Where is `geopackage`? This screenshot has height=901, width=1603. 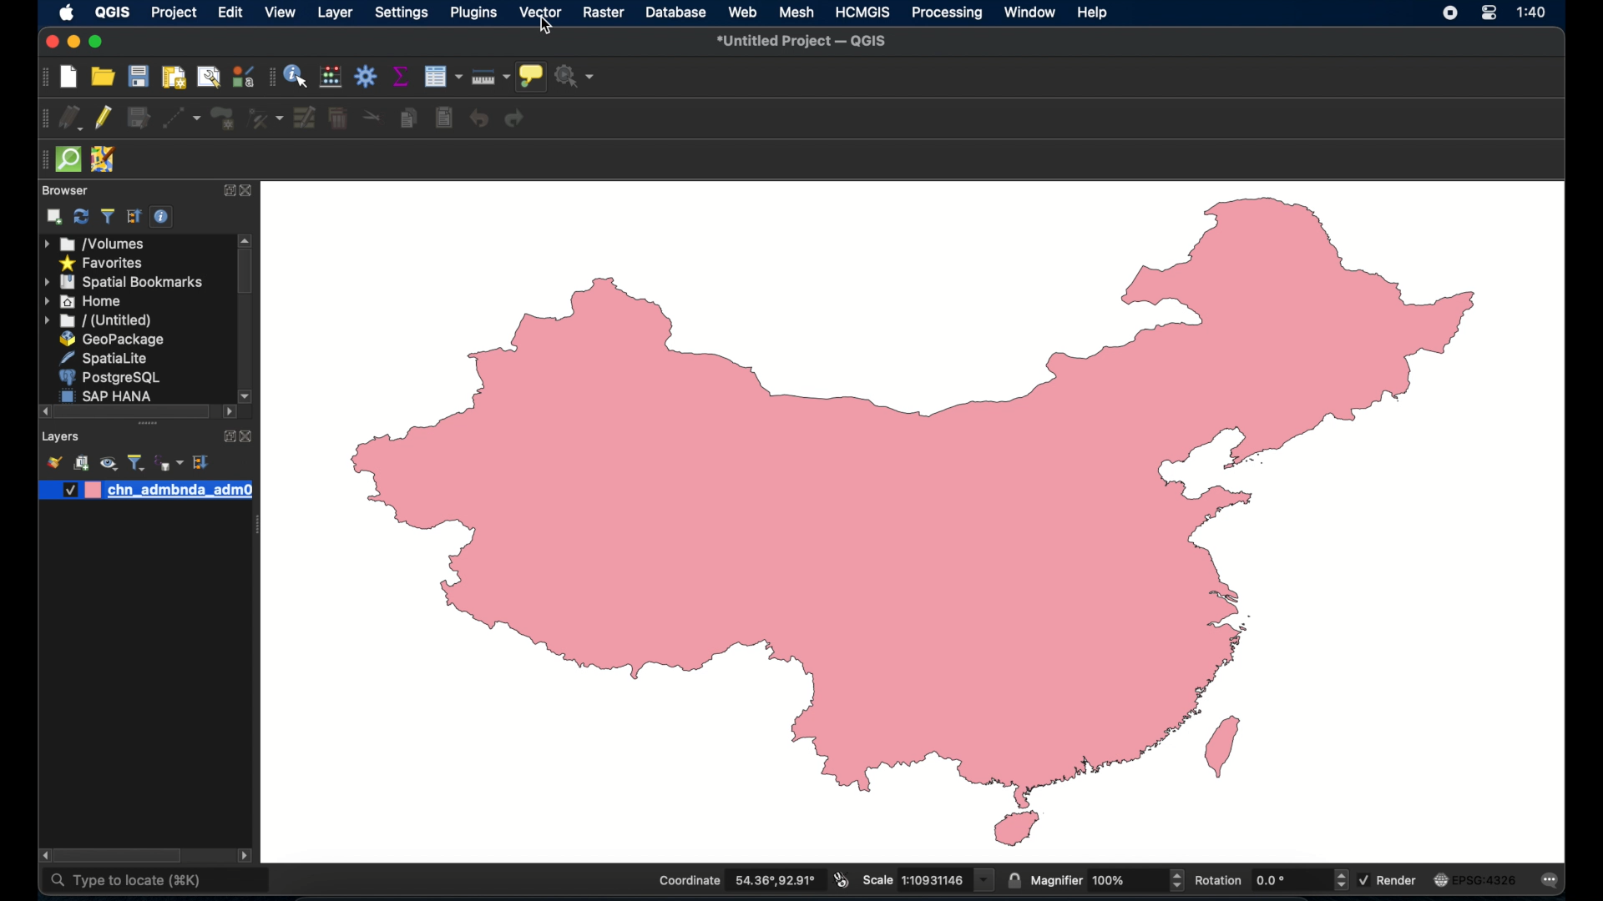
geopackage is located at coordinates (115, 340).